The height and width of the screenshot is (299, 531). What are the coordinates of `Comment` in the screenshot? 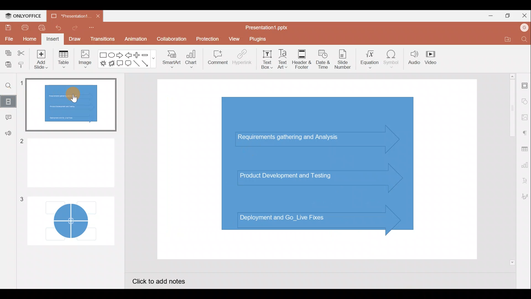 It's located at (7, 117).